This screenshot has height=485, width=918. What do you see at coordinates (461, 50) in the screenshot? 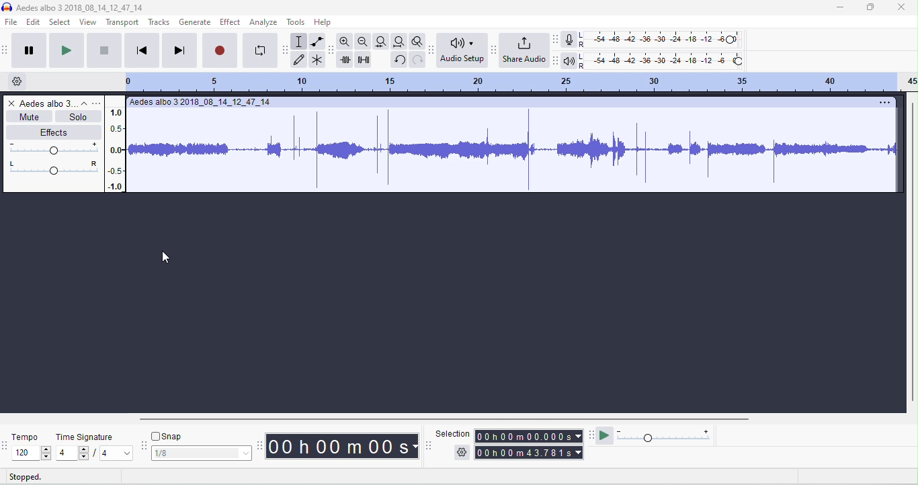
I see `audio set up` at bounding box center [461, 50].